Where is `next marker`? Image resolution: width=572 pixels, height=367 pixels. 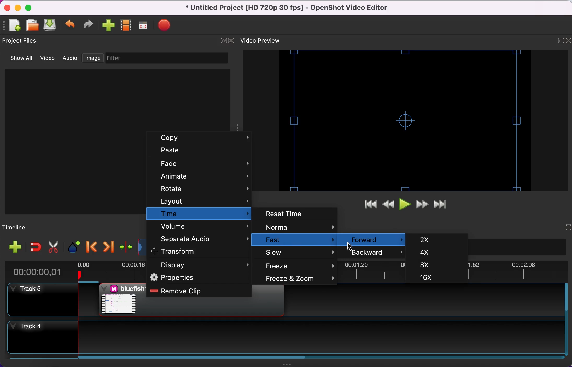
next marker is located at coordinates (109, 247).